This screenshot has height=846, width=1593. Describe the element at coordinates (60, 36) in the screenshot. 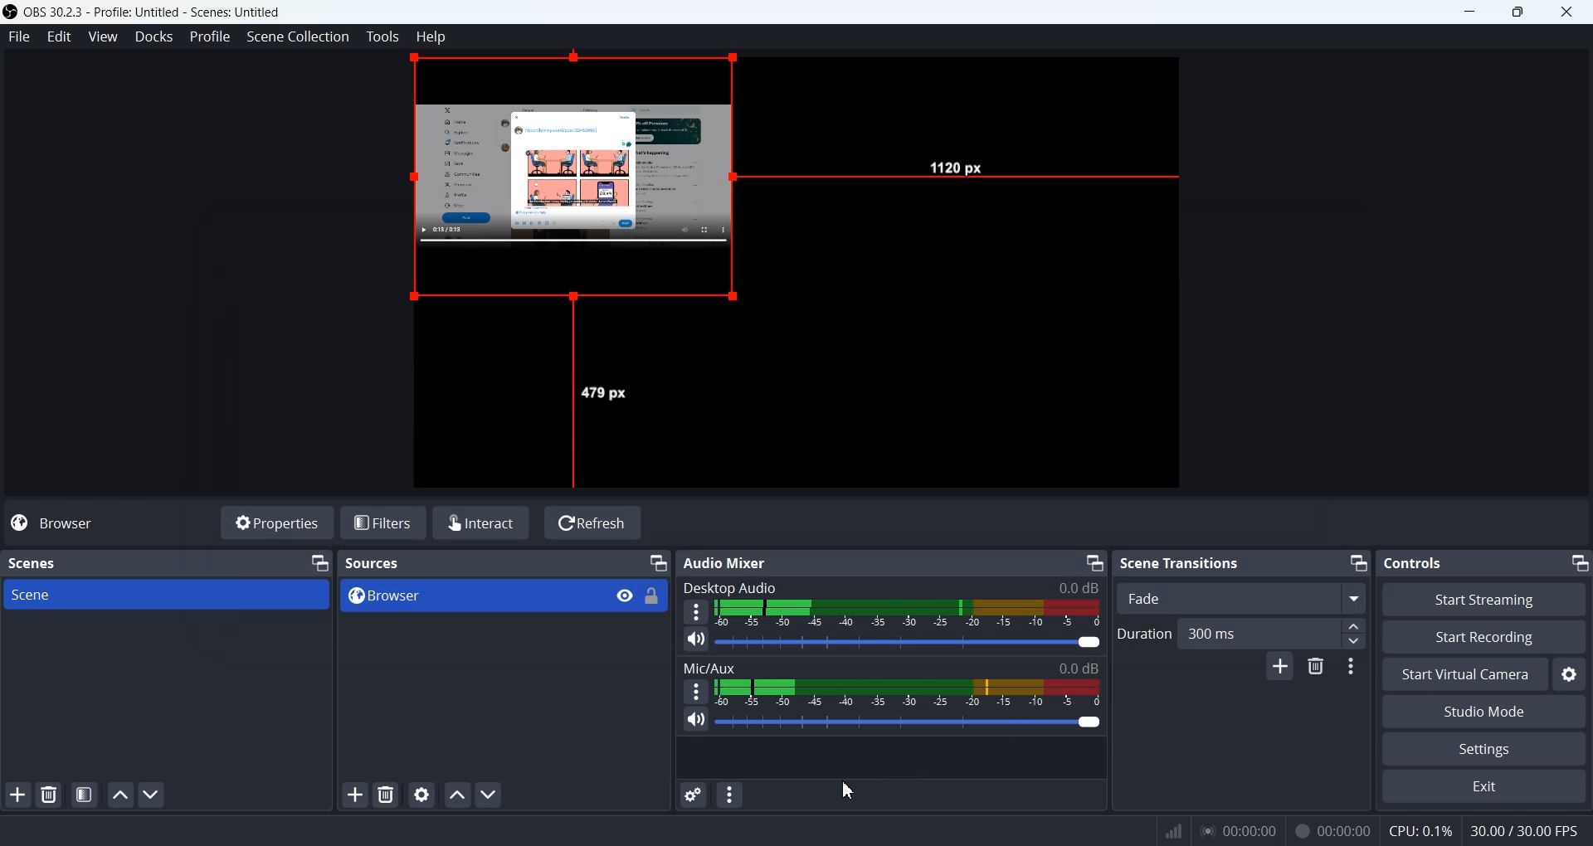

I see `Edit` at that location.